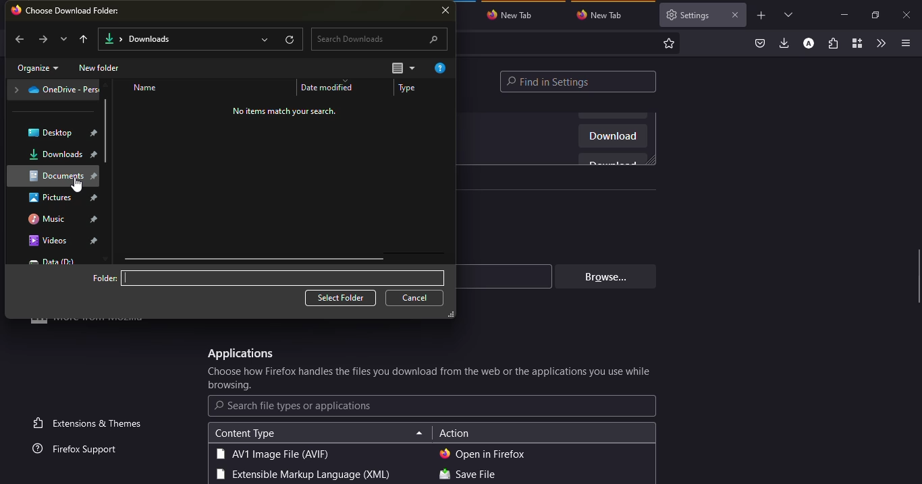  What do you see at coordinates (603, 15) in the screenshot?
I see `tab` at bounding box center [603, 15].